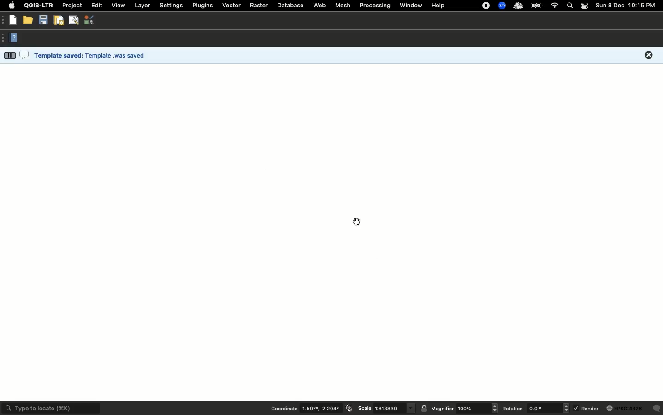  What do you see at coordinates (10, 56) in the screenshot?
I see `more` at bounding box center [10, 56].